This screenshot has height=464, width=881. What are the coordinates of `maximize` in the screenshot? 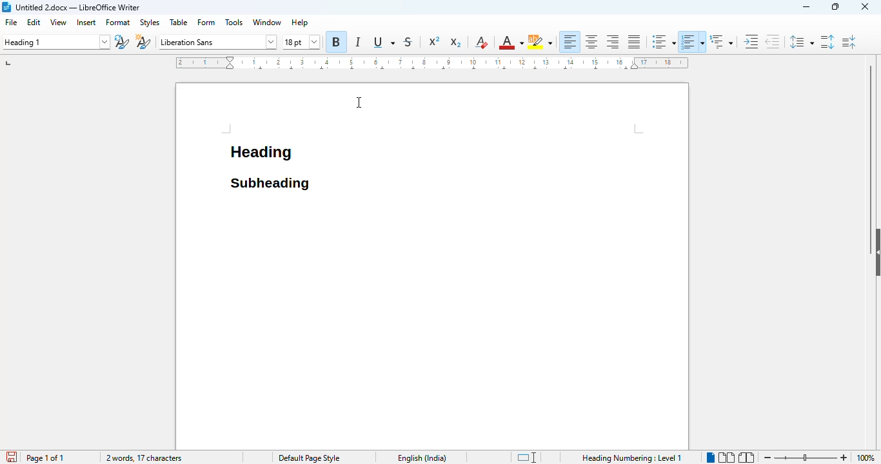 It's located at (835, 6).